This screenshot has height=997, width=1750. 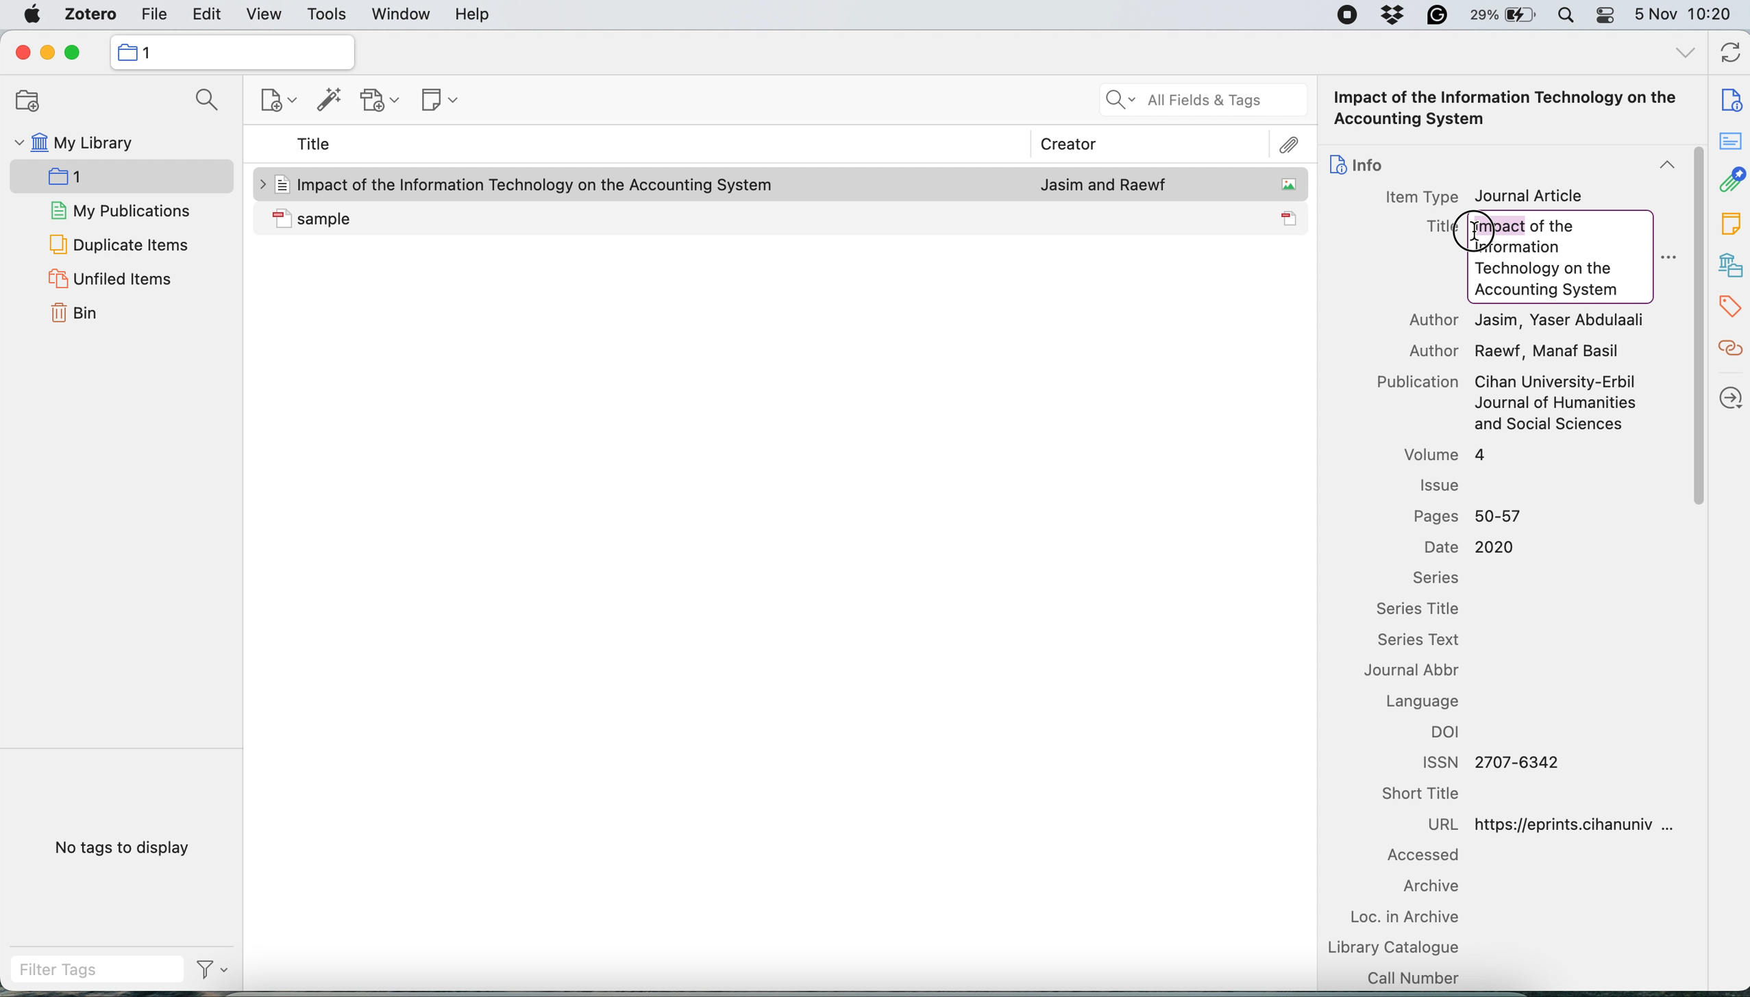 I want to click on icon, so click(x=282, y=217).